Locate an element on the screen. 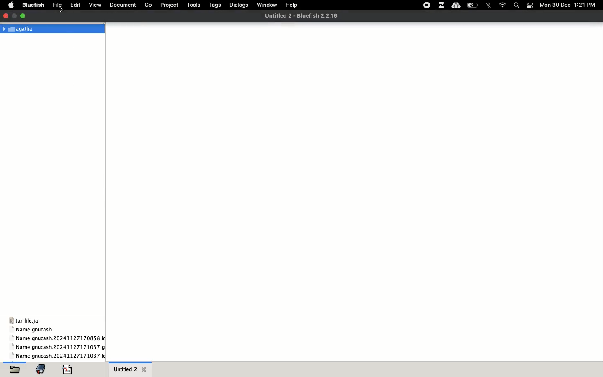  help is located at coordinates (293, 5).